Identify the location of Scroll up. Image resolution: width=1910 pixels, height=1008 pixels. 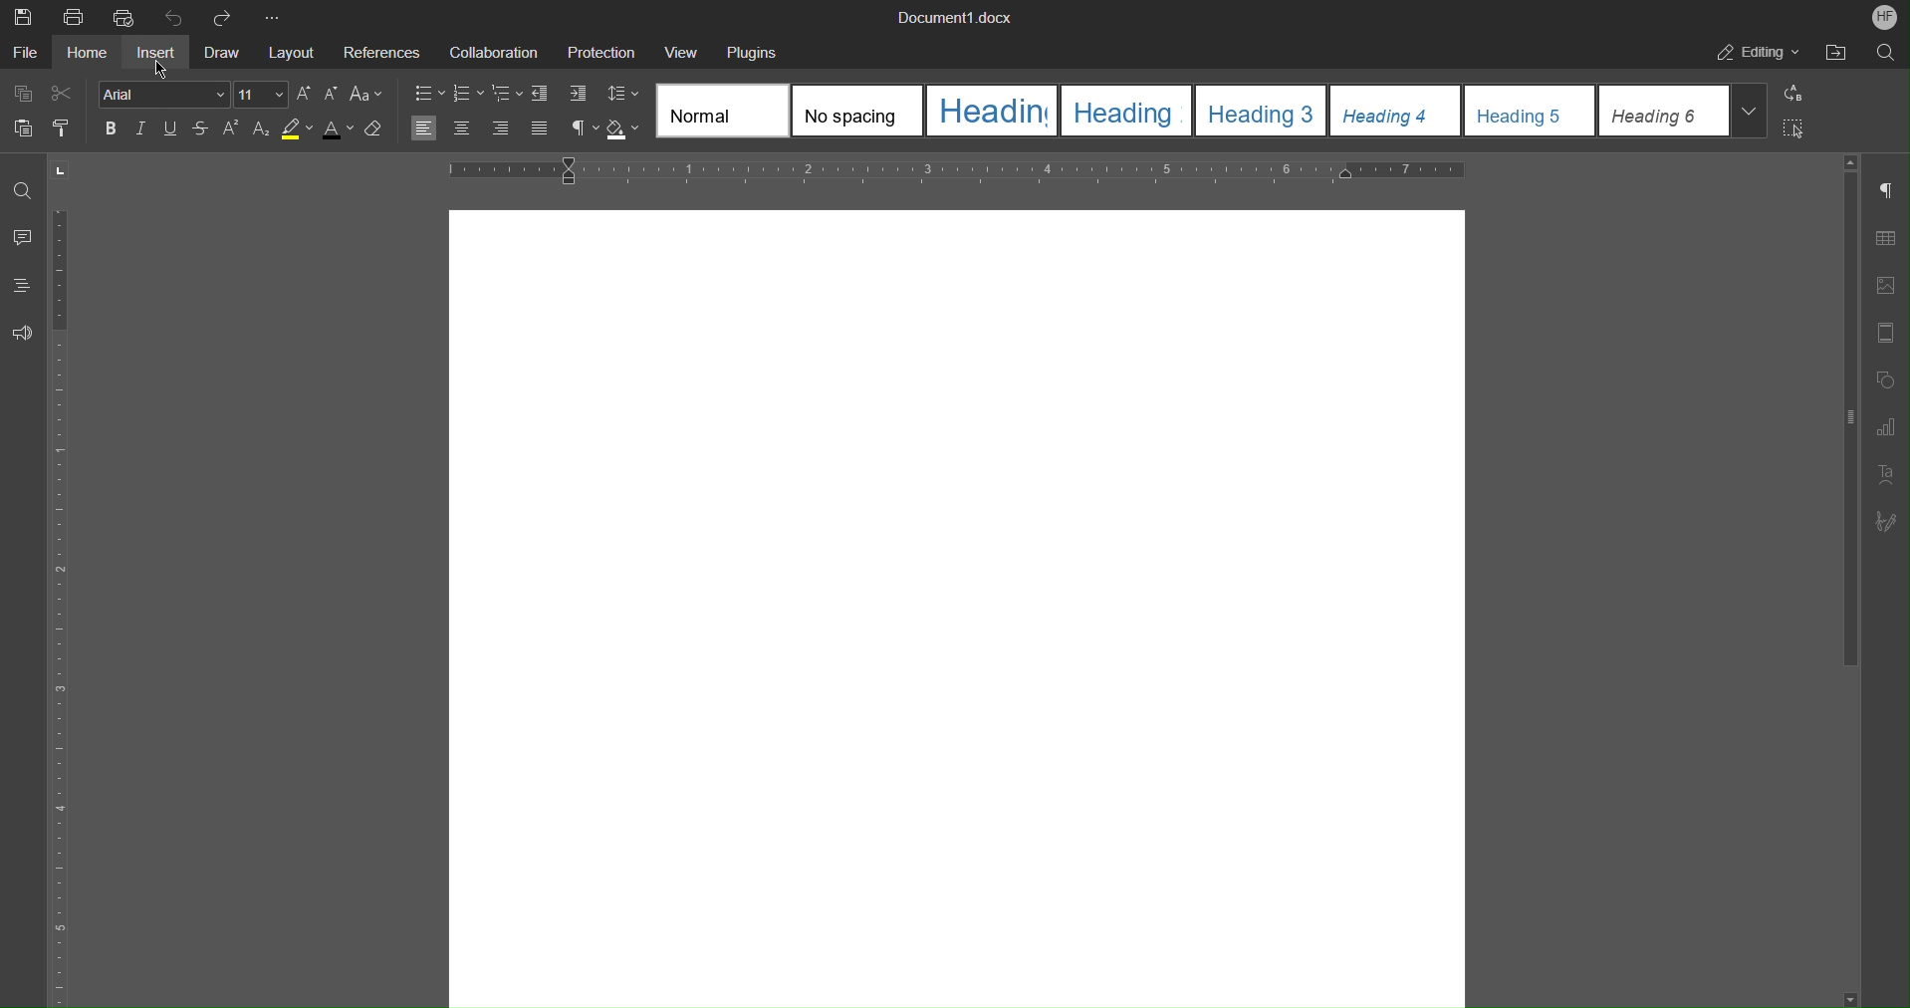
(1851, 160).